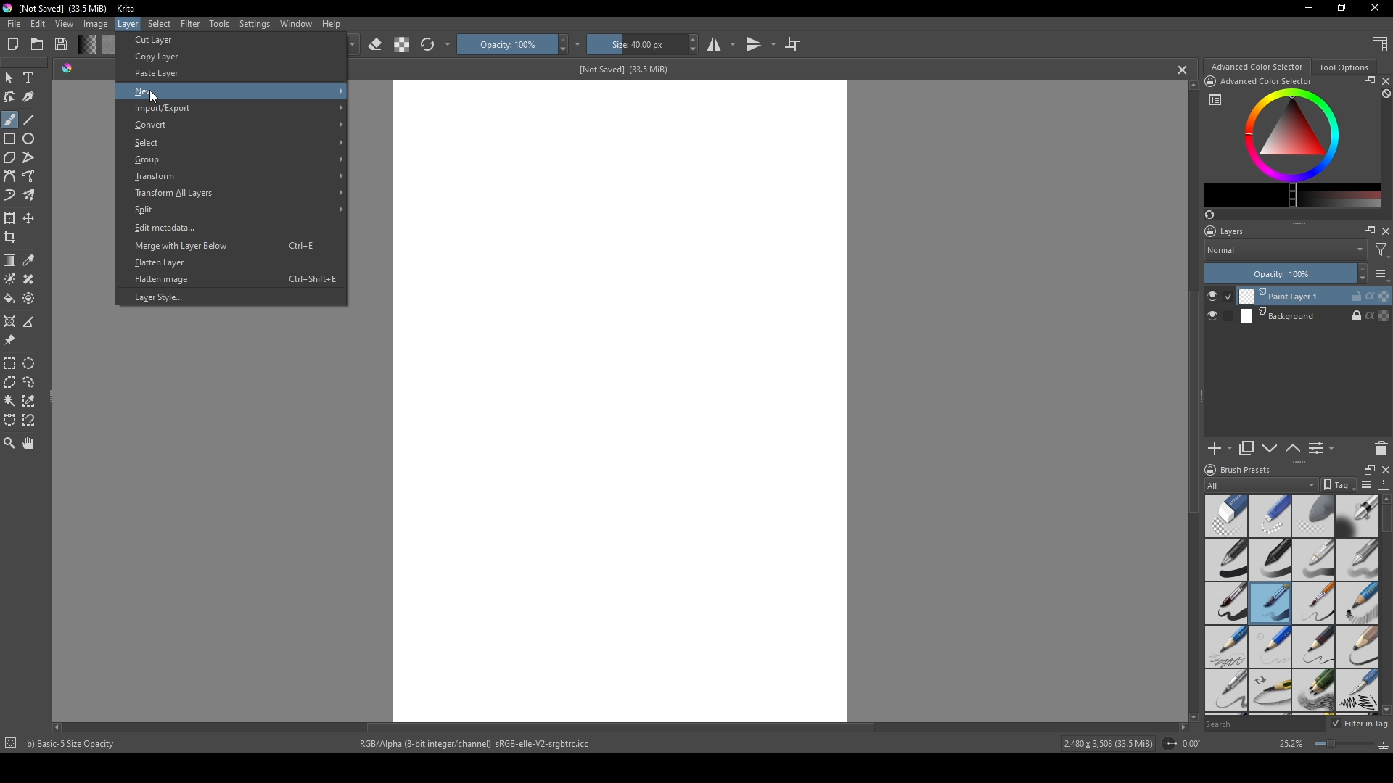  I want to click on Settings, so click(254, 24).